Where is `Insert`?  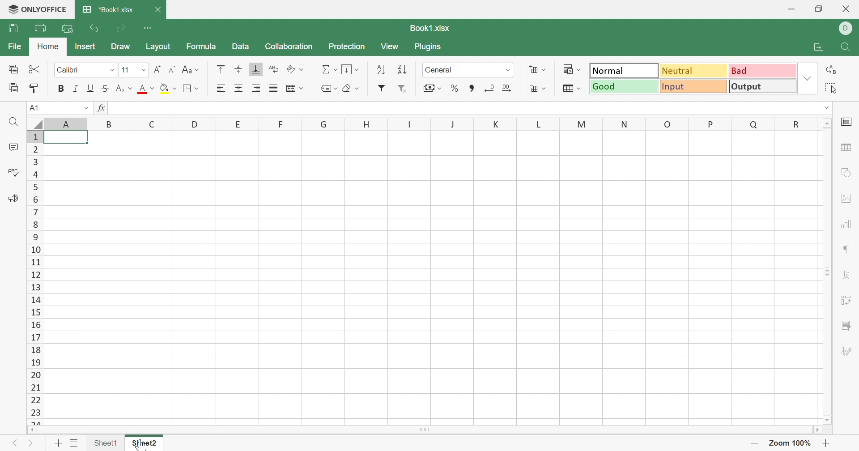 Insert is located at coordinates (85, 46).